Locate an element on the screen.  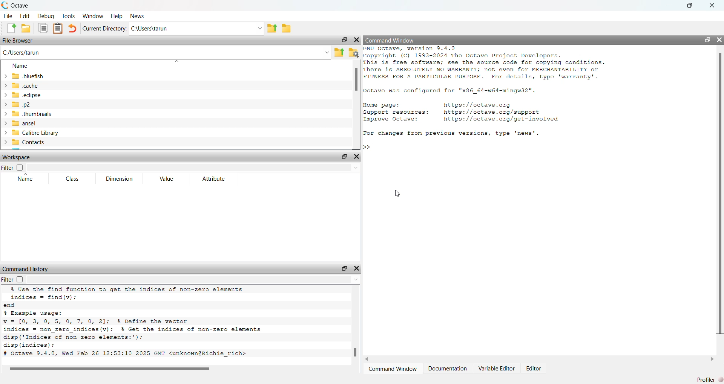
File is located at coordinates (9, 17).